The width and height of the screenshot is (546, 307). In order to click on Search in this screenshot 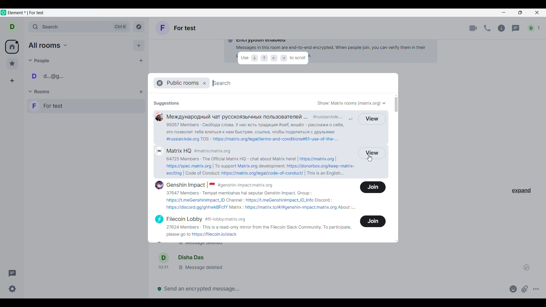, I will do `click(224, 83)`.